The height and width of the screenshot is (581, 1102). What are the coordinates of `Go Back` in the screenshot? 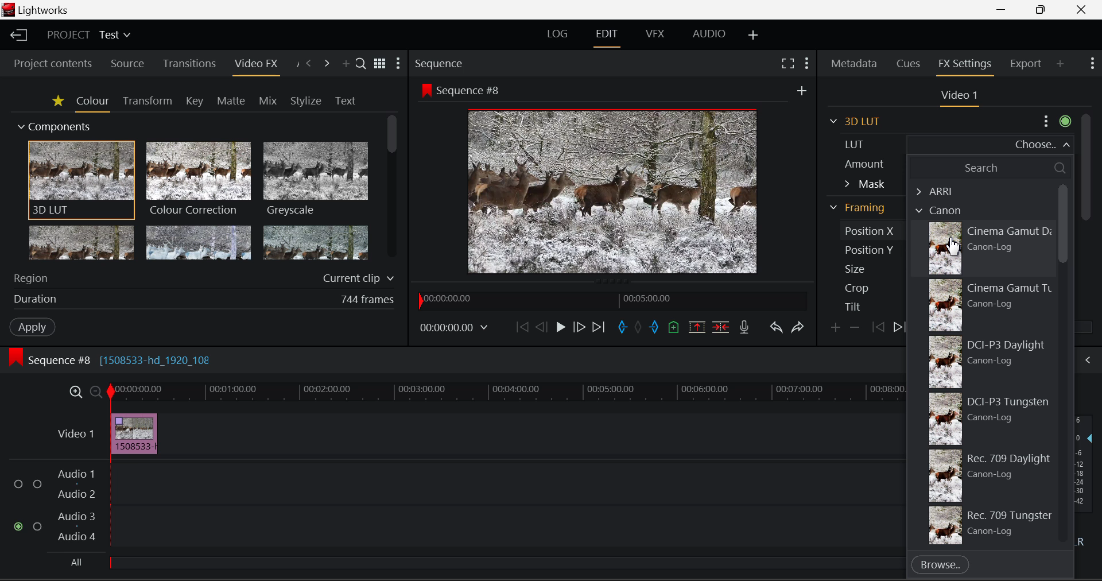 It's located at (541, 329).